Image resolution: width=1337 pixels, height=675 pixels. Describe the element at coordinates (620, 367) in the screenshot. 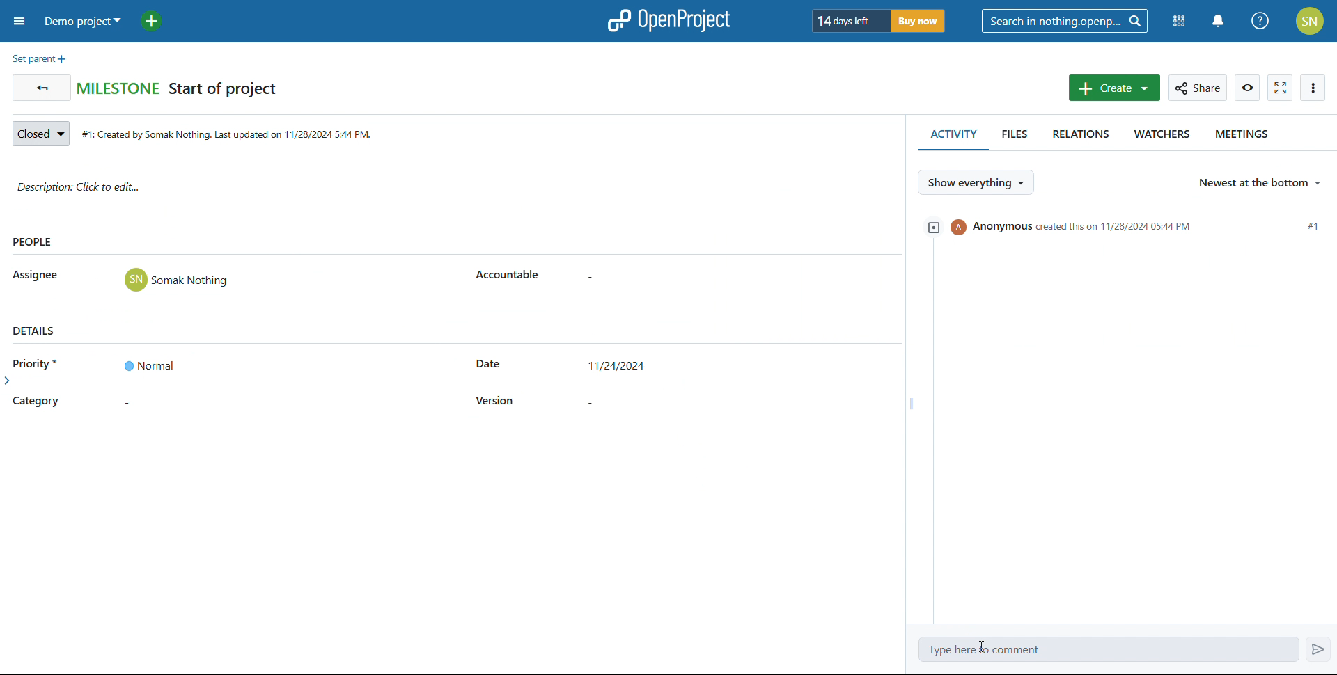

I see `set start date` at that location.